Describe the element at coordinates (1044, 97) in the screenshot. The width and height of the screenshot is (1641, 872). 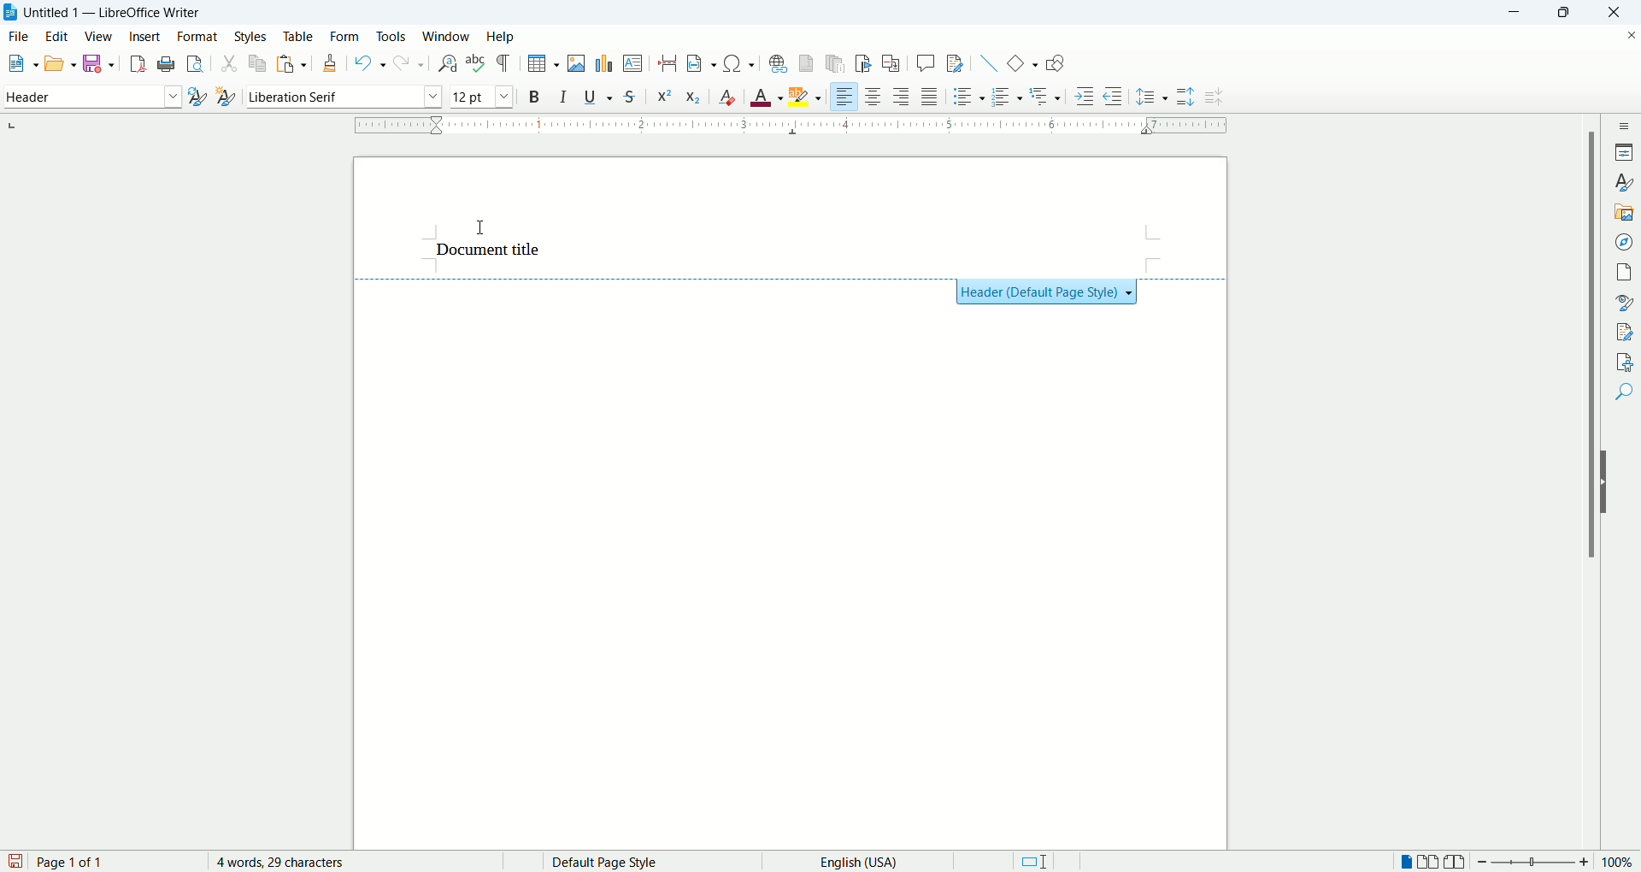
I see `outline` at that location.